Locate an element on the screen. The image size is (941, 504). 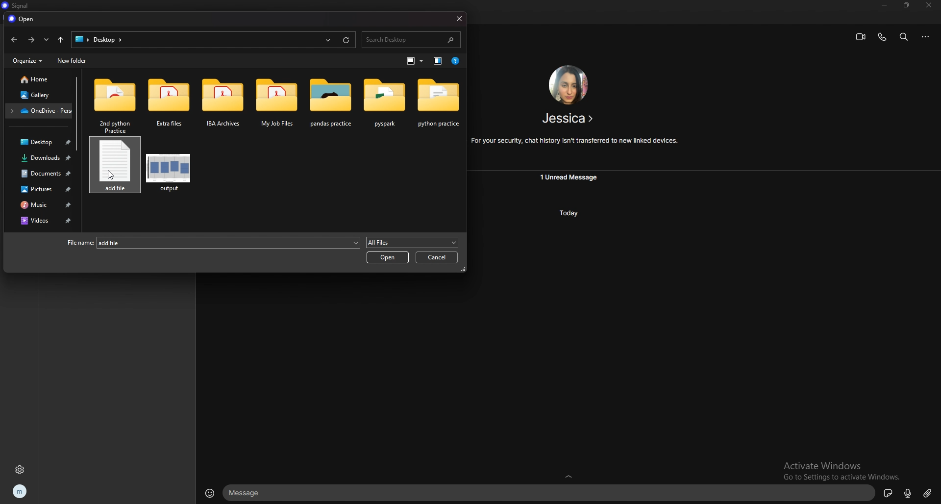
open is located at coordinates (22, 19).